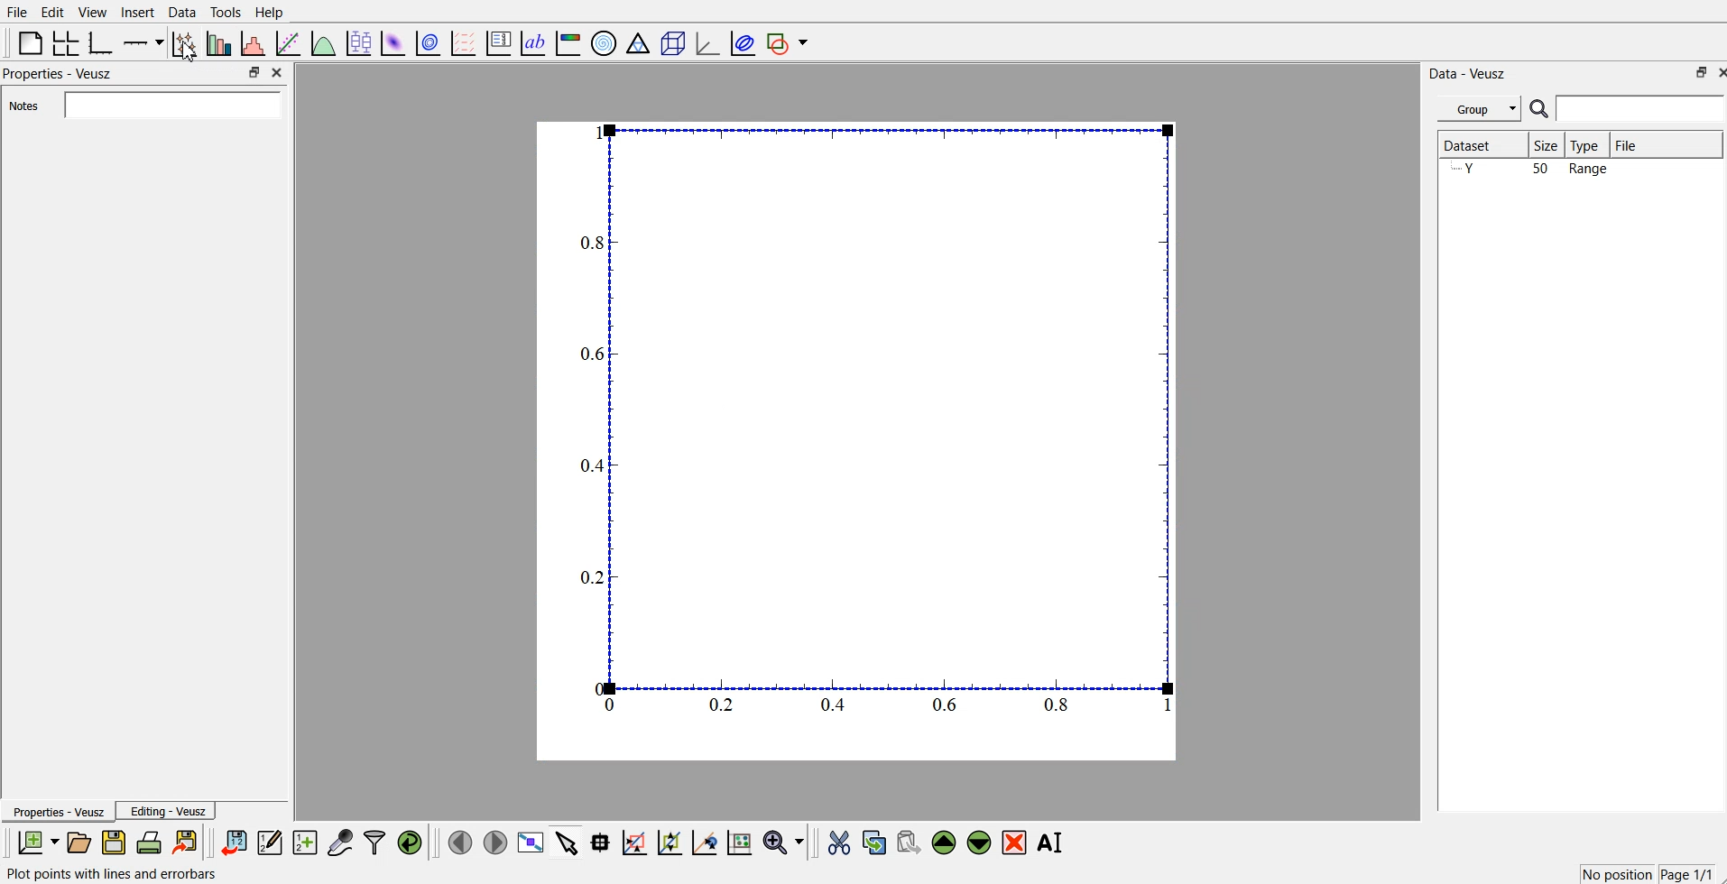 The image size is (1727, 884). I want to click on search bar, so click(1627, 108).